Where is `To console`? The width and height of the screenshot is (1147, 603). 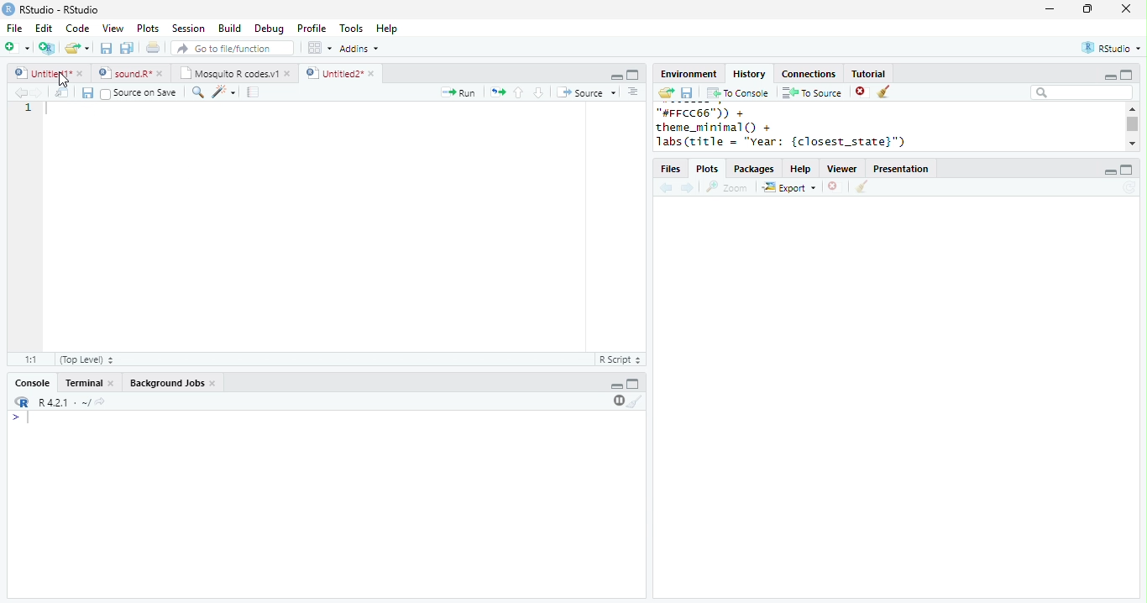 To console is located at coordinates (738, 93).